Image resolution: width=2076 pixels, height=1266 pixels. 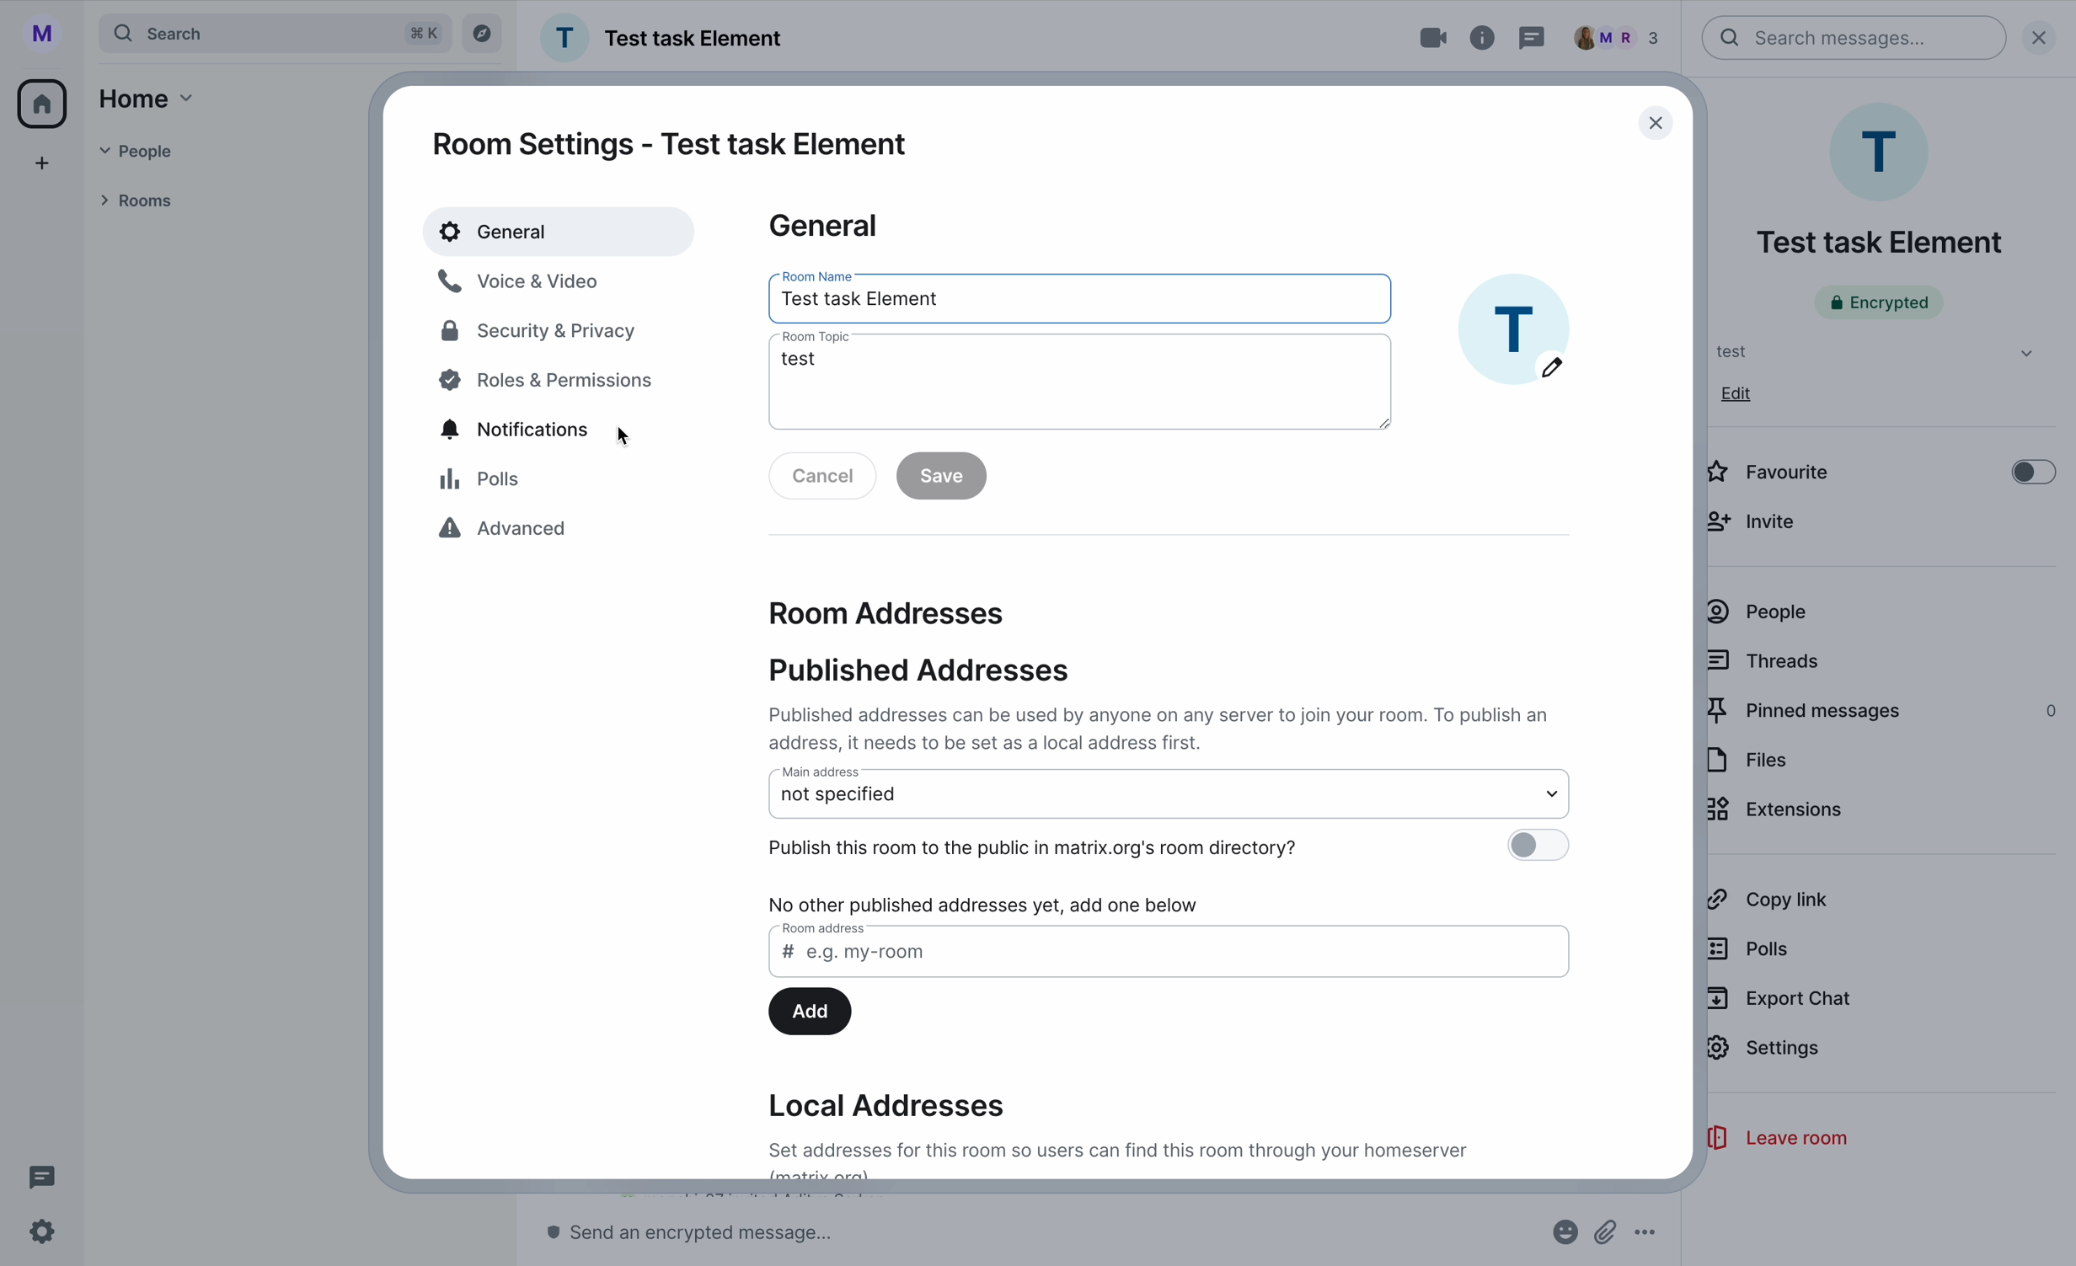 What do you see at coordinates (276, 33) in the screenshot?
I see `search bar` at bounding box center [276, 33].